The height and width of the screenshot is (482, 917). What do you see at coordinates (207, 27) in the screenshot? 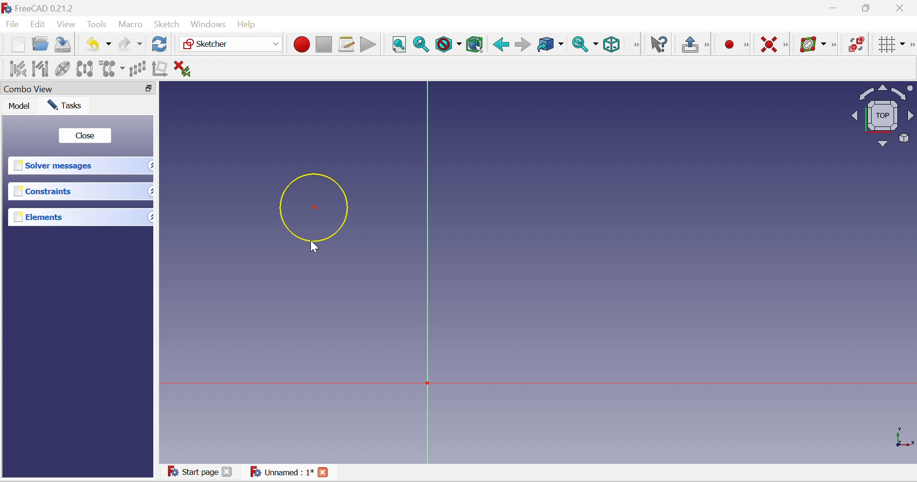
I see `Windows` at bounding box center [207, 27].